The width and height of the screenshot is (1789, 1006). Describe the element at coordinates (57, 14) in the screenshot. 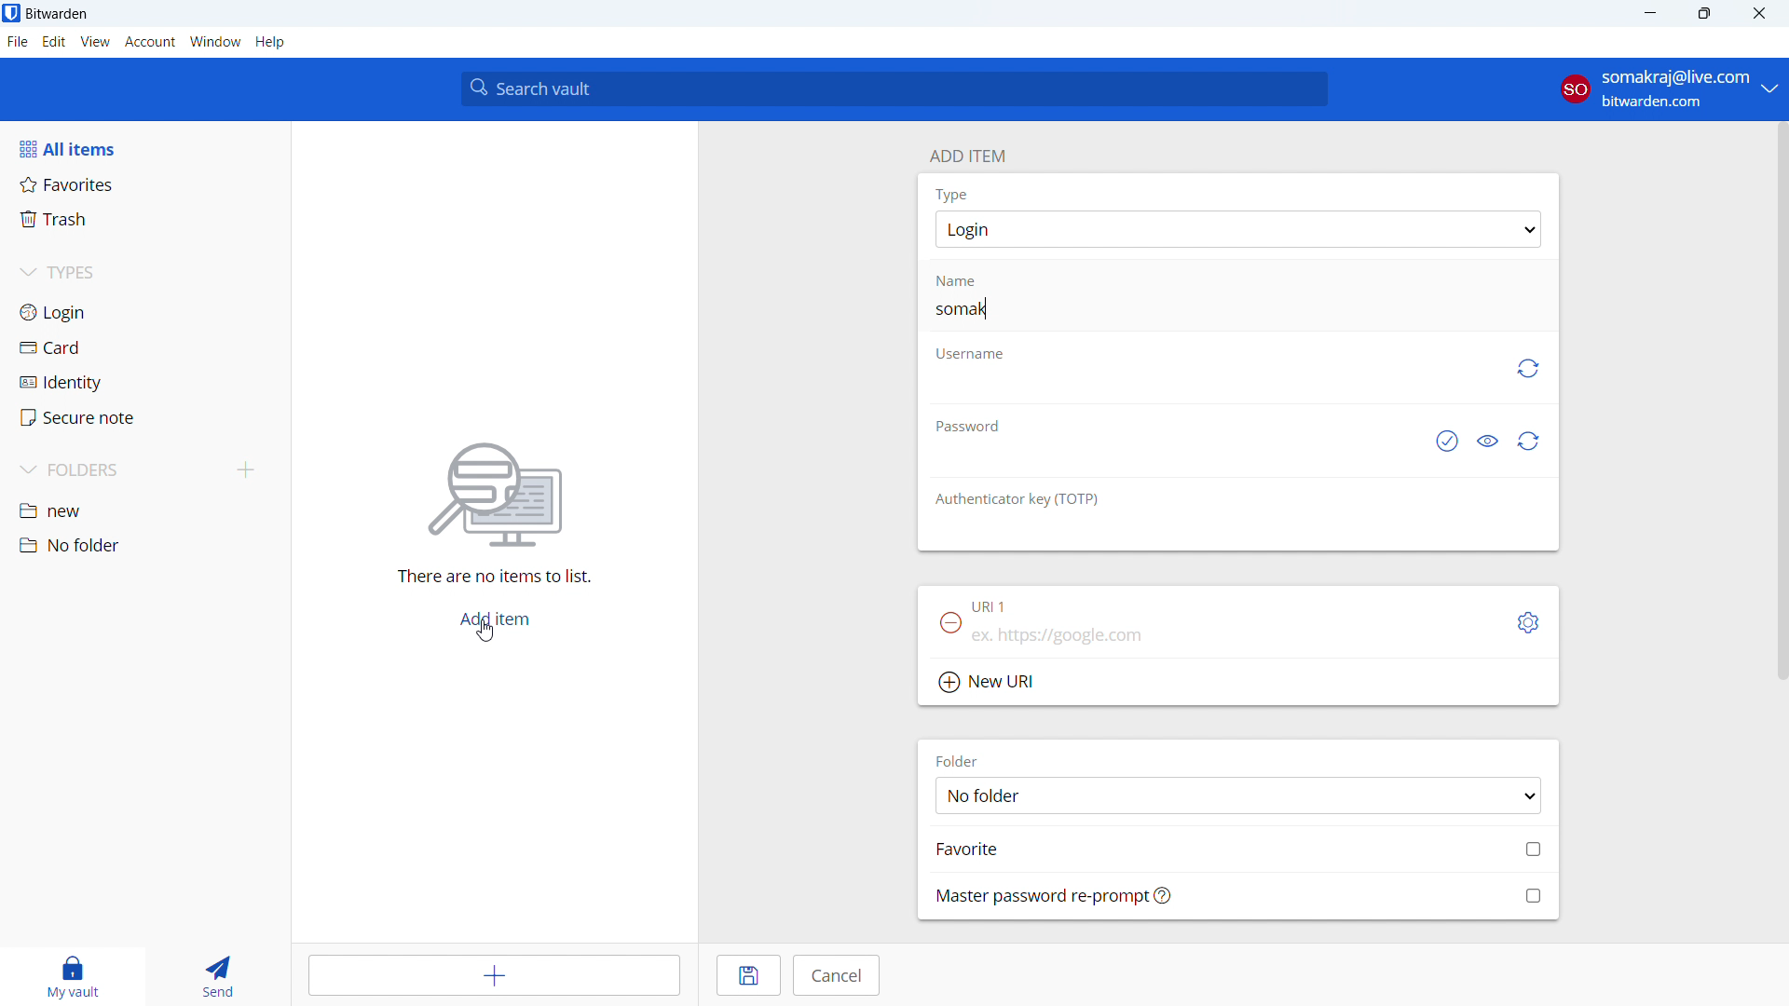

I see `title` at that location.